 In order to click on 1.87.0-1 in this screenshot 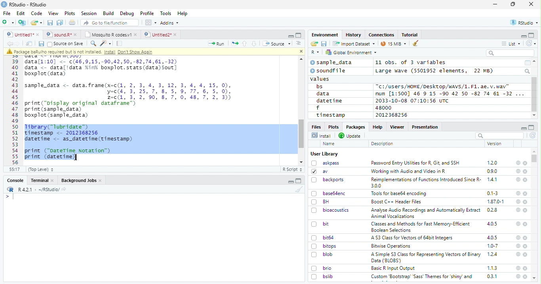, I will do `click(495, 202)`.